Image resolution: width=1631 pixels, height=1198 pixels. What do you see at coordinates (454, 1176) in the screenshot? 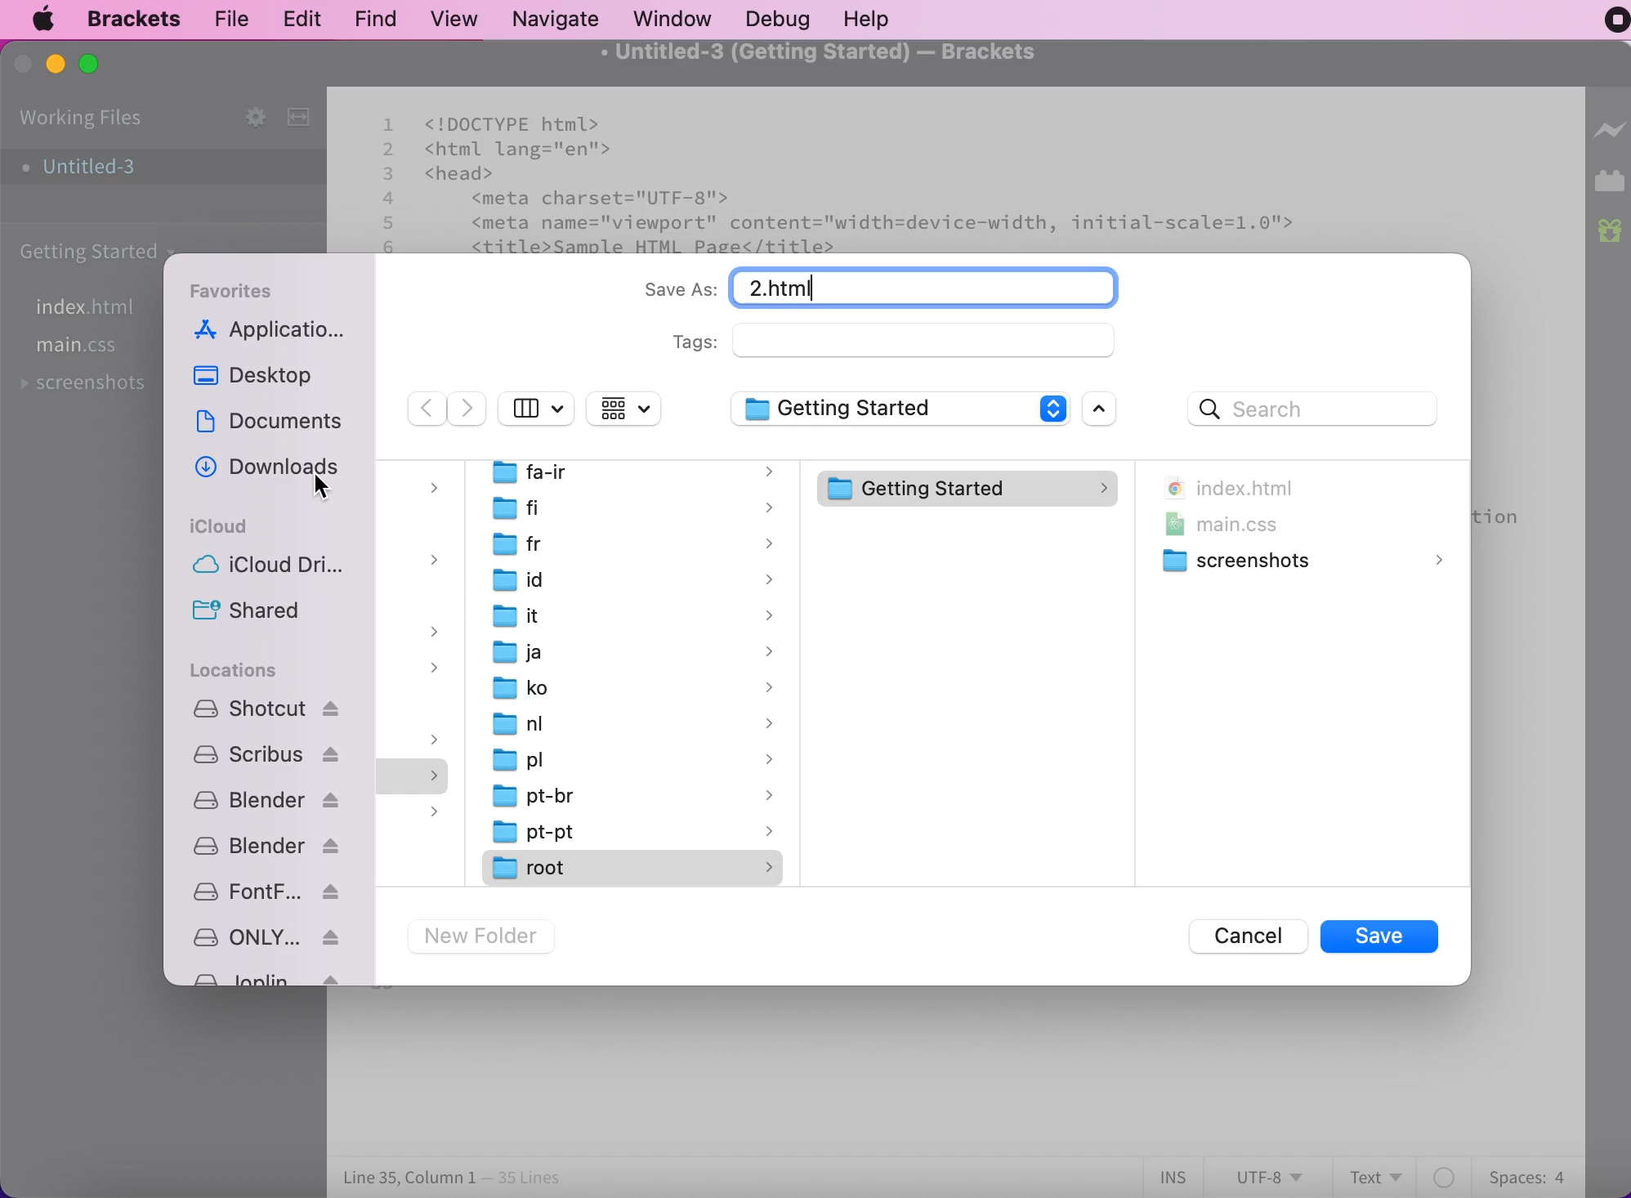
I see `line 35, column 1 - 35 lines` at bounding box center [454, 1176].